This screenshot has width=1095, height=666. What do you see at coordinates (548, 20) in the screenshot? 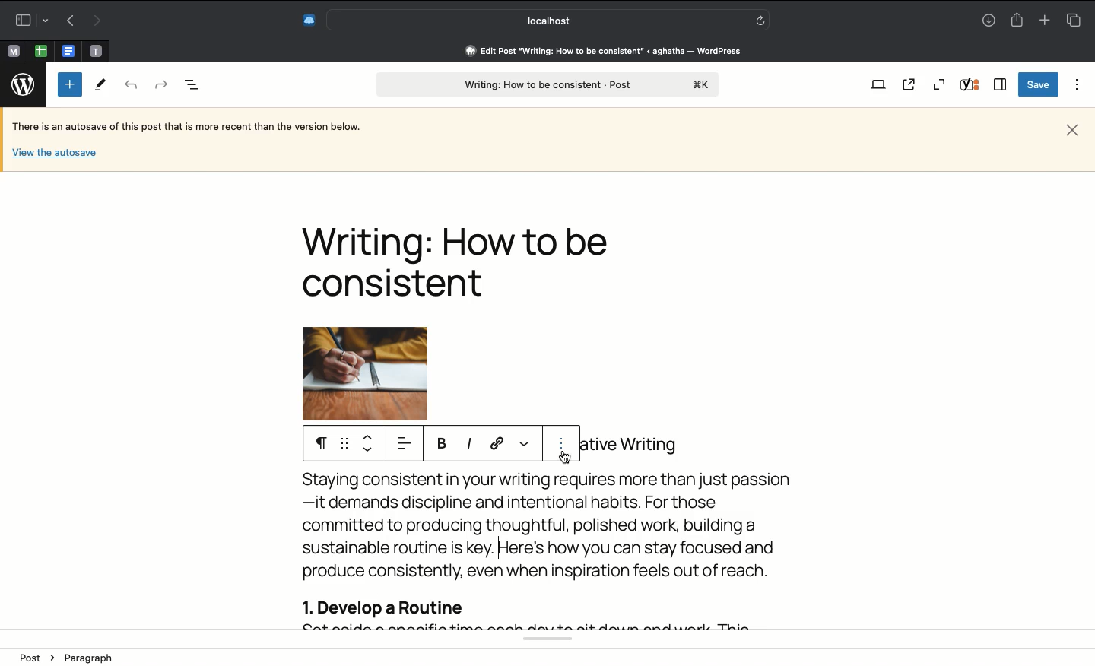
I see `Search bar` at bounding box center [548, 20].